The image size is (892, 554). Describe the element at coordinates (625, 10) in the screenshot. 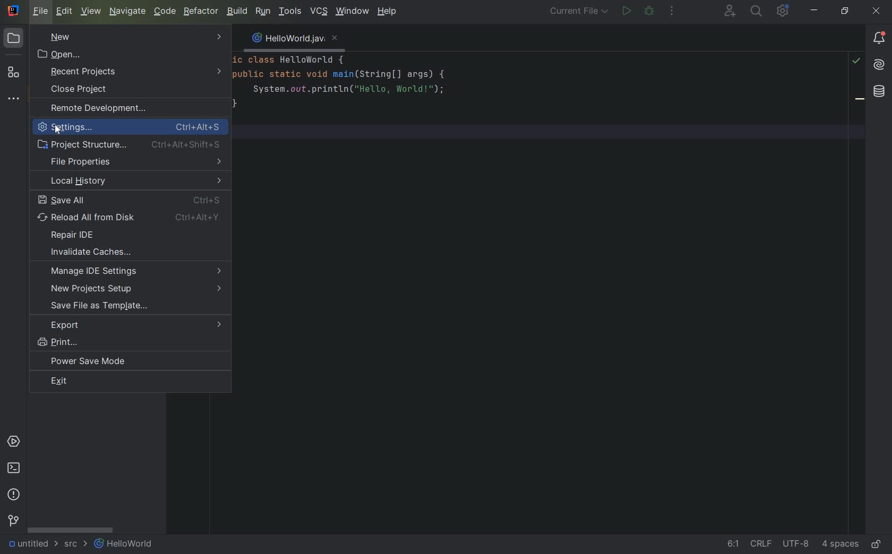

I see `run` at that location.